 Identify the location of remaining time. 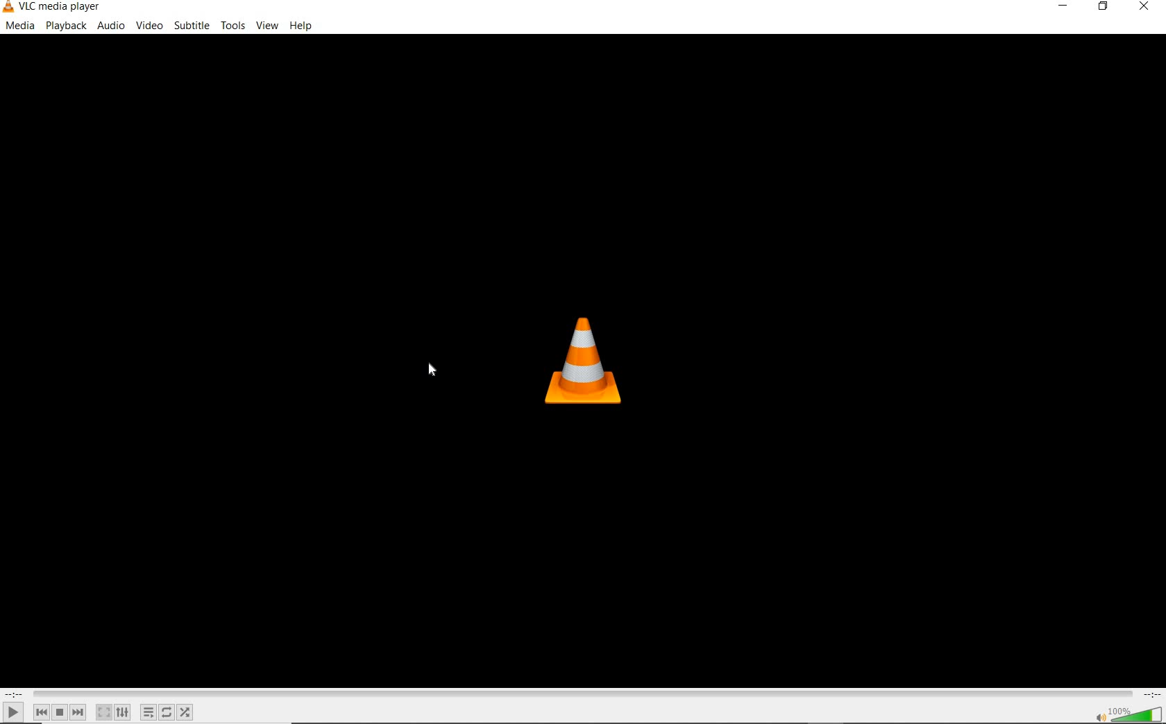
(1151, 694).